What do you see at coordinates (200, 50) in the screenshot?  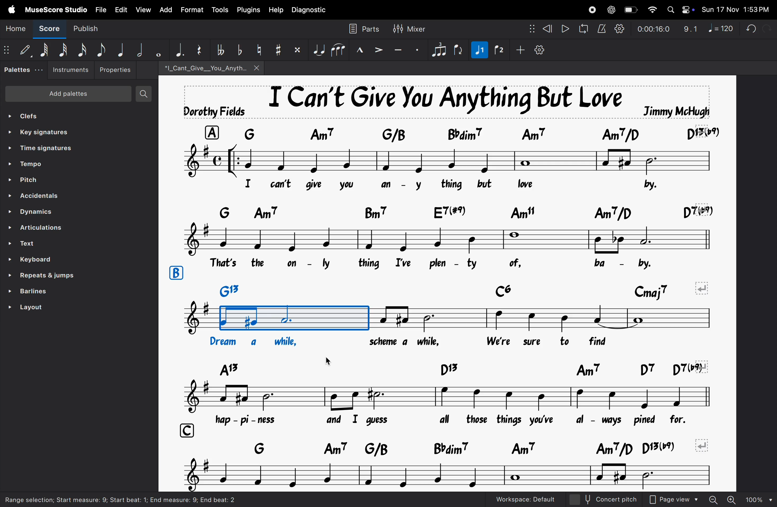 I see `reser ` at bounding box center [200, 50].